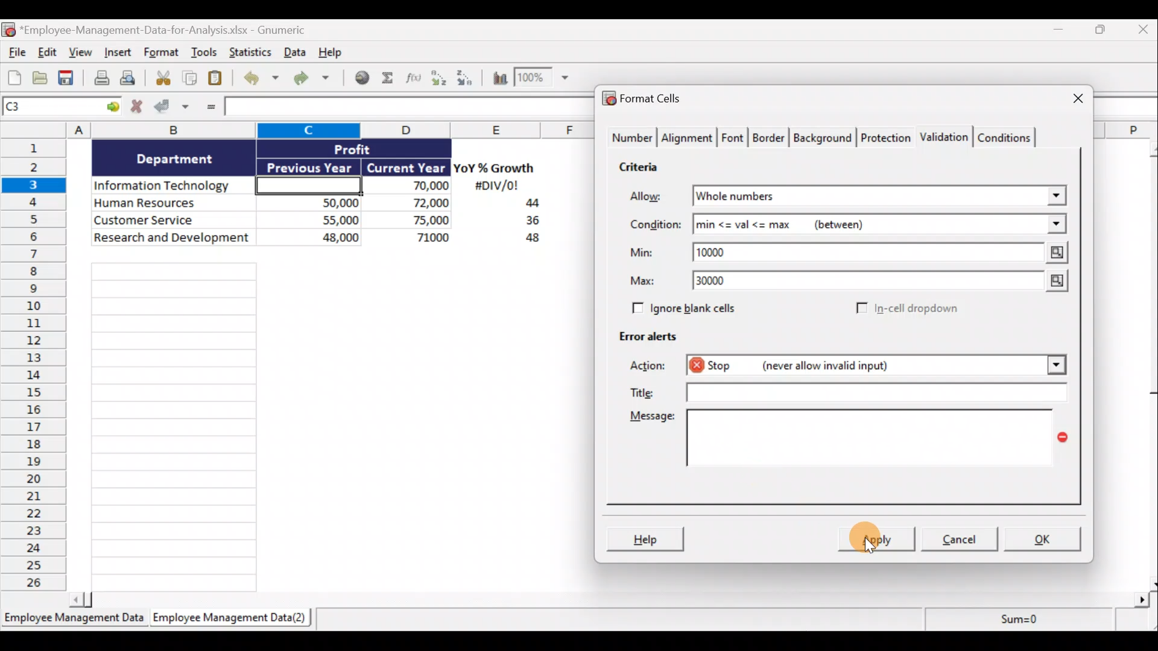  Describe the element at coordinates (174, 219) in the screenshot. I see `Customer Service` at that location.